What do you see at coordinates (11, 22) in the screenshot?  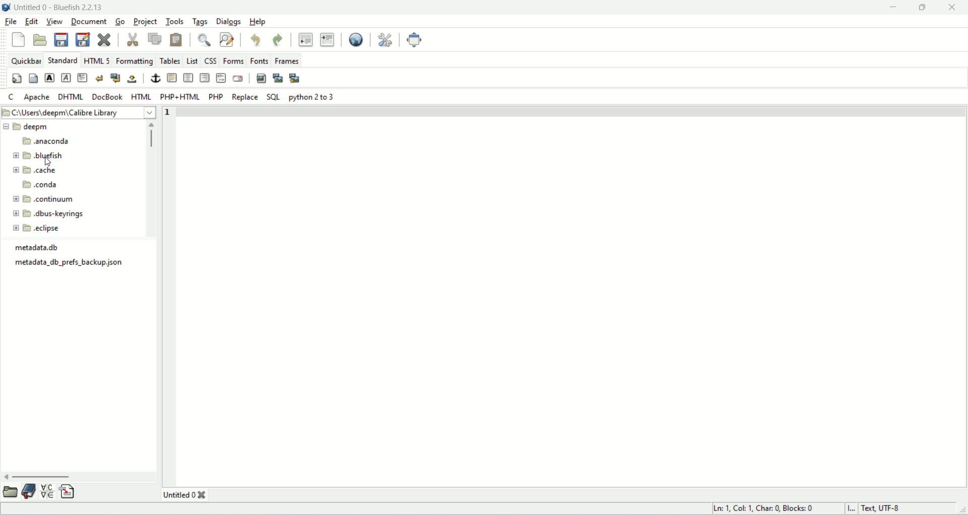 I see `file` at bounding box center [11, 22].